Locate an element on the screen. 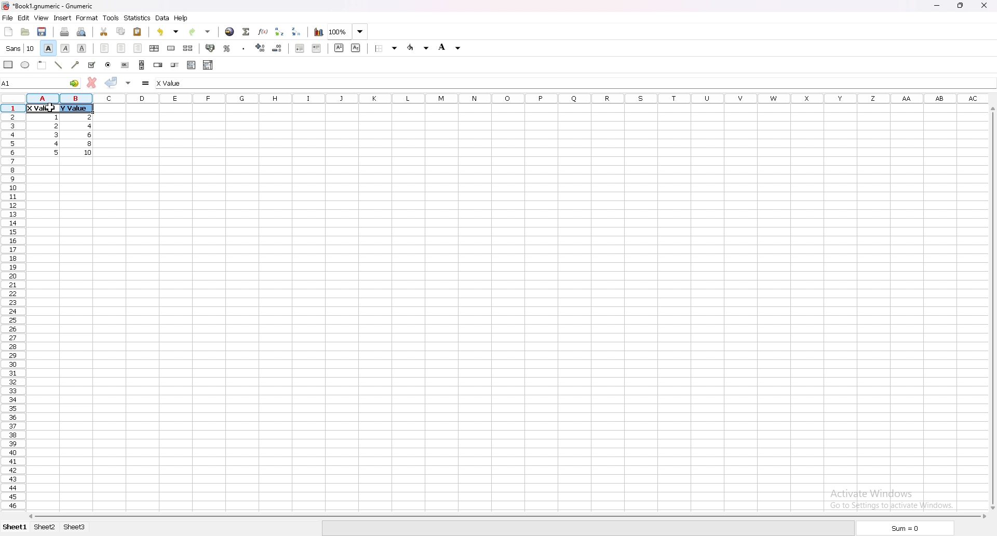 The image size is (997, 536). bold is located at coordinates (48, 48).